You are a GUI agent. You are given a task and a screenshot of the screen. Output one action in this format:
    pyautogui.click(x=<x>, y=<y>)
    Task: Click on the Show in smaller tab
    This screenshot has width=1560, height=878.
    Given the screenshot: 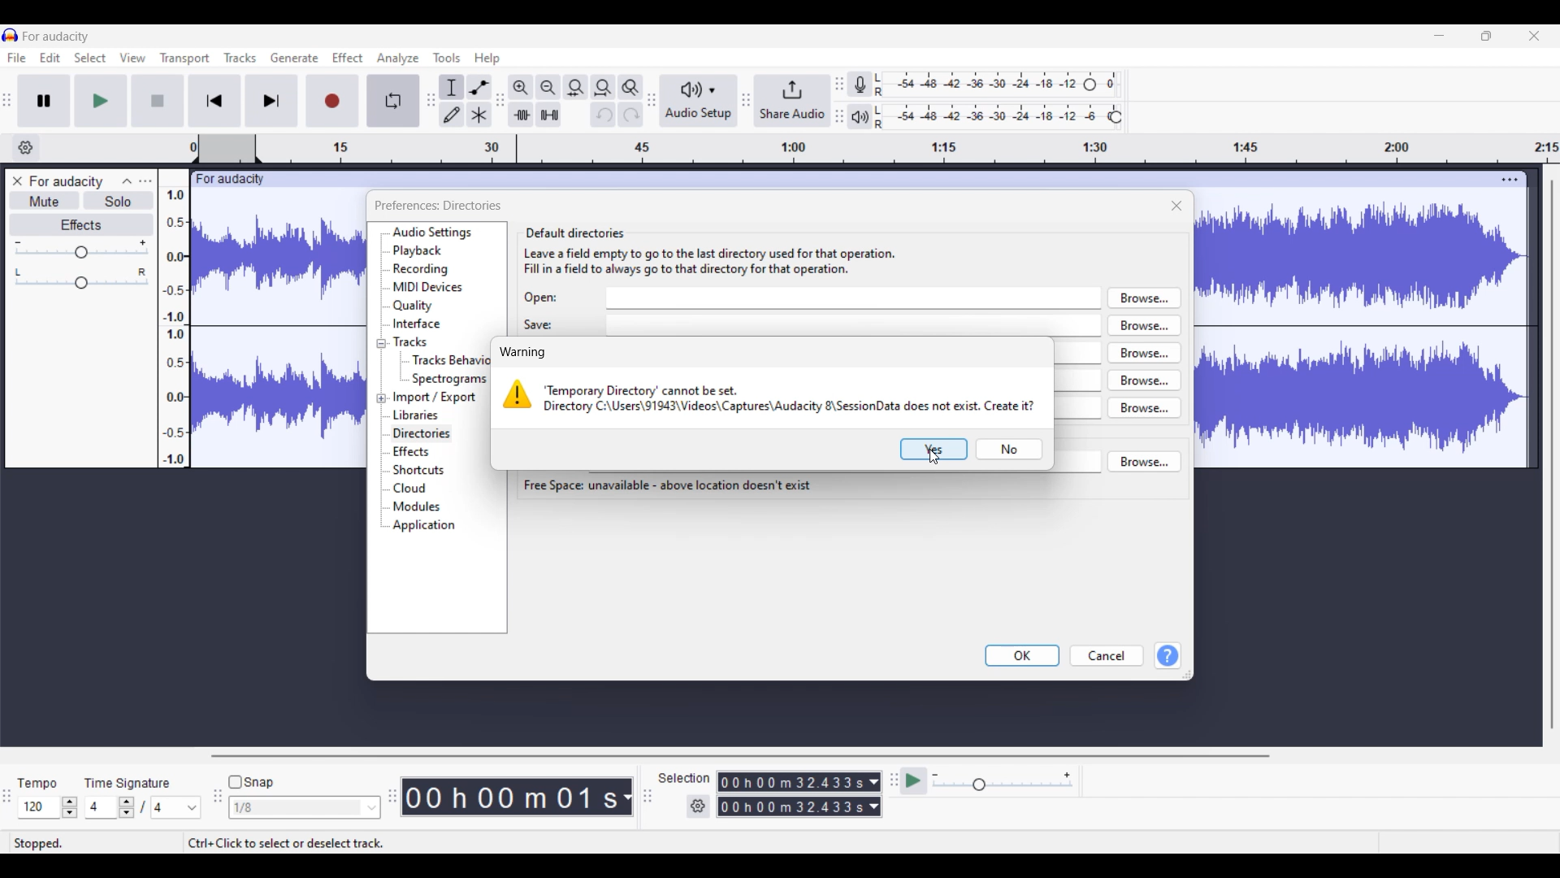 What is the action you would take?
    pyautogui.click(x=1487, y=36)
    